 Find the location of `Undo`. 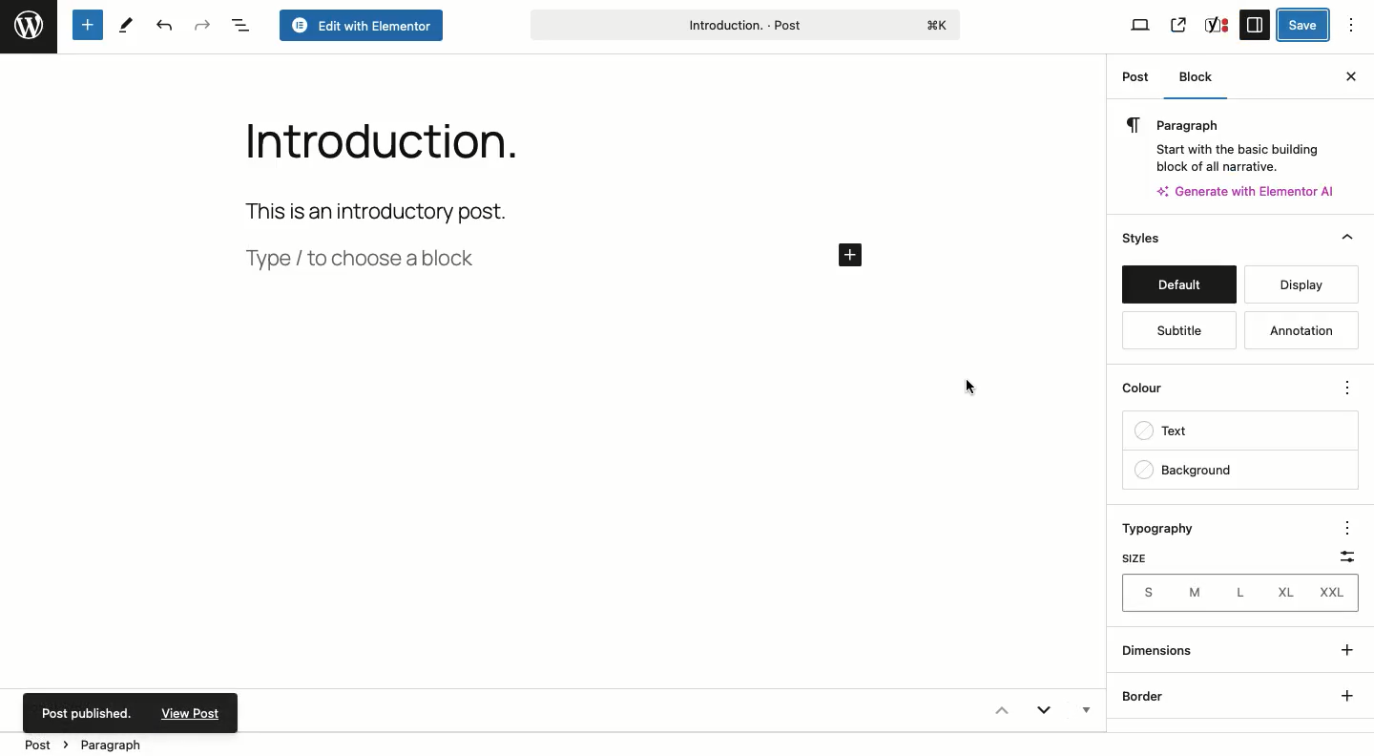

Undo is located at coordinates (162, 27).